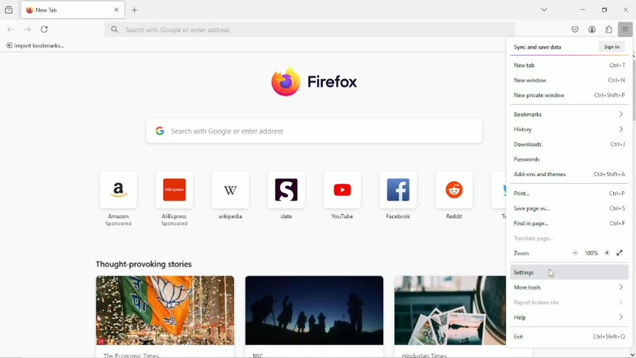 This screenshot has height=358, width=636. I want to click on increase, so click(606, 253).